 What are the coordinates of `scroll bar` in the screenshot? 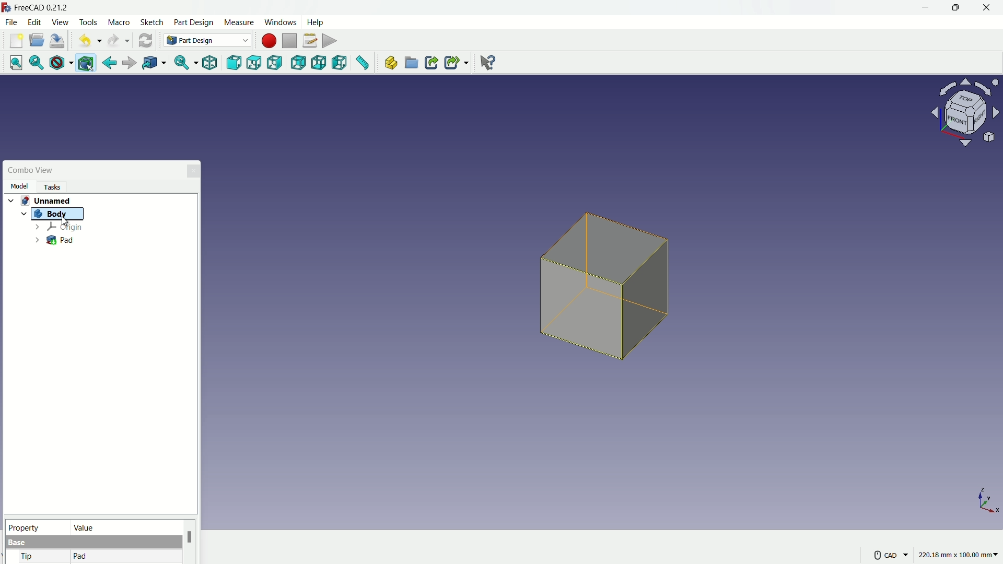 It's located at (190, 542).